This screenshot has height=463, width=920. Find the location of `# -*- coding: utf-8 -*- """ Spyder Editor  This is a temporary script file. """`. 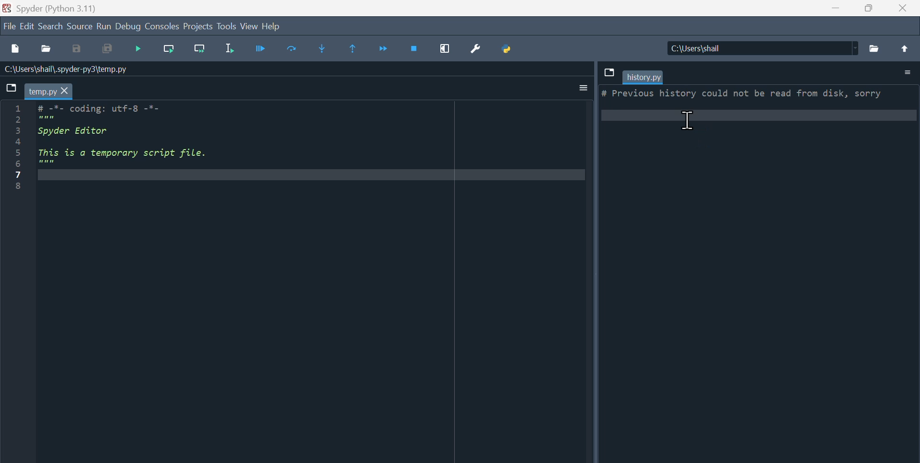

# -*- coding: utf-8 -*- """ Spyder Editor  This is a temporary script file. """ is located at coordinates (311, 144).